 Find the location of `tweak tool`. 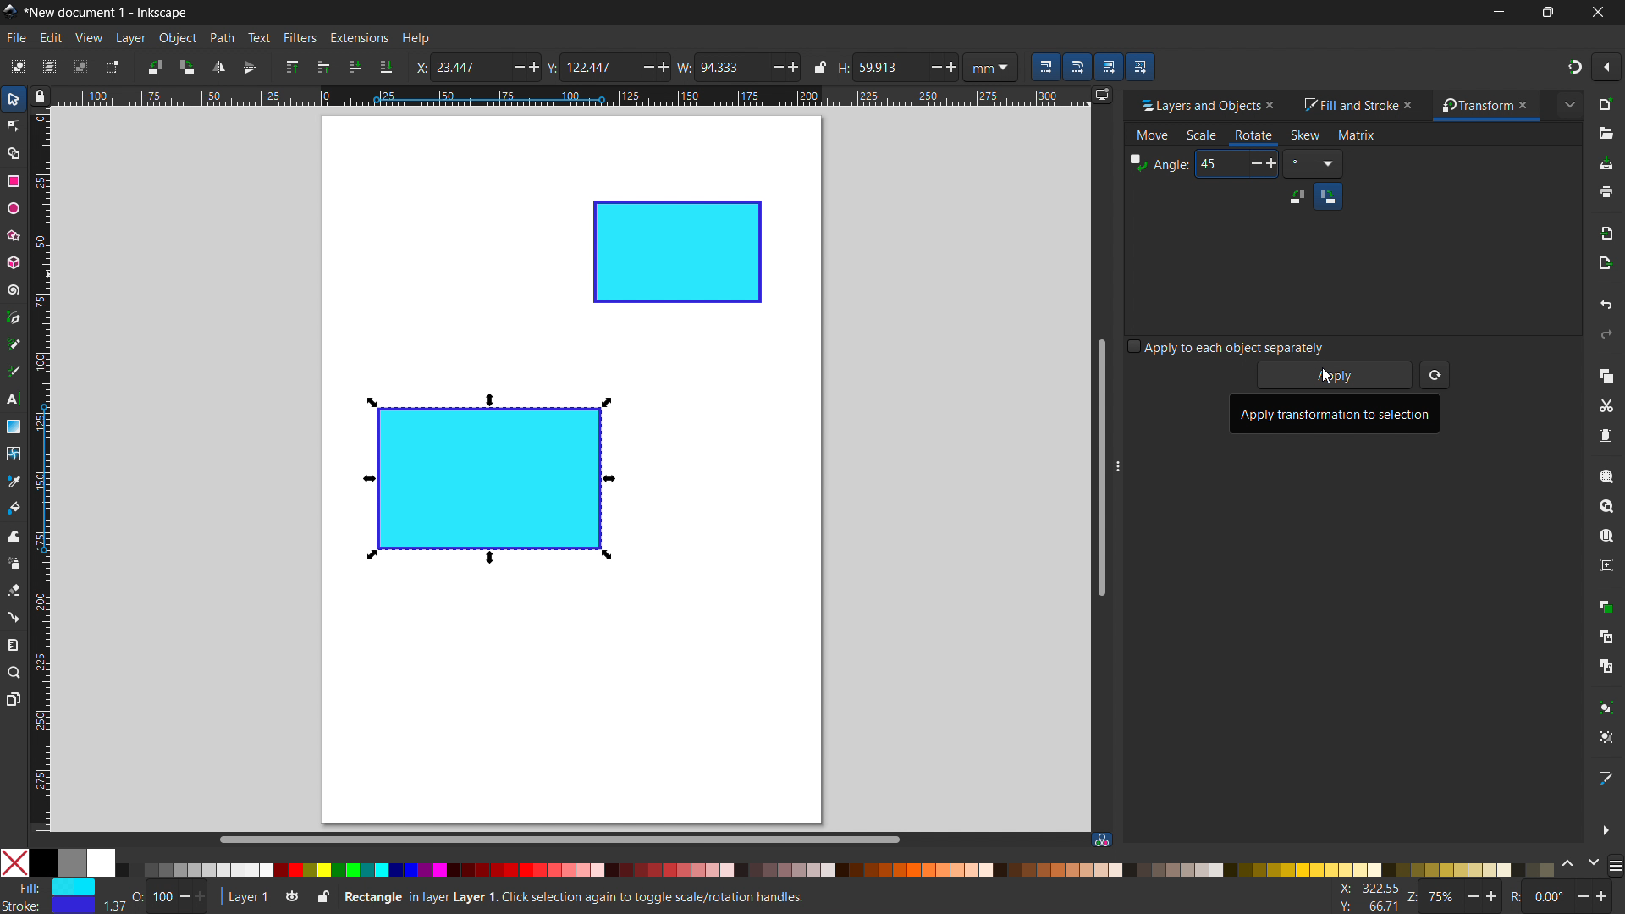

tweak tool is located at coordinates (14, 536).